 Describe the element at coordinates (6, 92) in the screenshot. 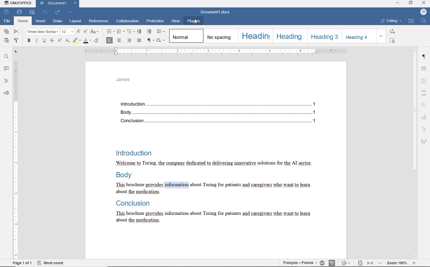

I see `FEEDBACK & SUPPORT` at that location.